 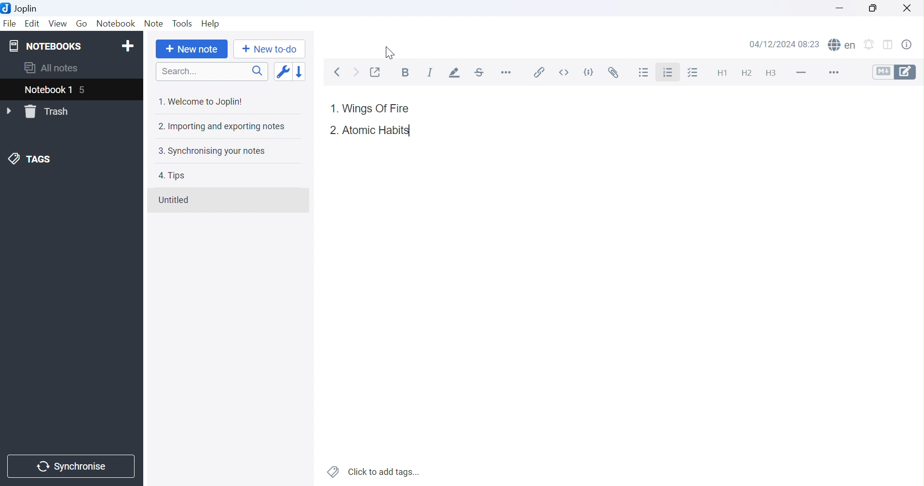 I want to click on Bold, so click(x=406, y=72).